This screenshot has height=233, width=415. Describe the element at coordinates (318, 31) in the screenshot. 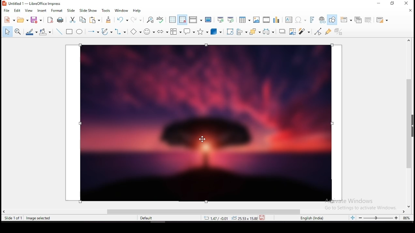

I see `toggle point edit mode` at that location.